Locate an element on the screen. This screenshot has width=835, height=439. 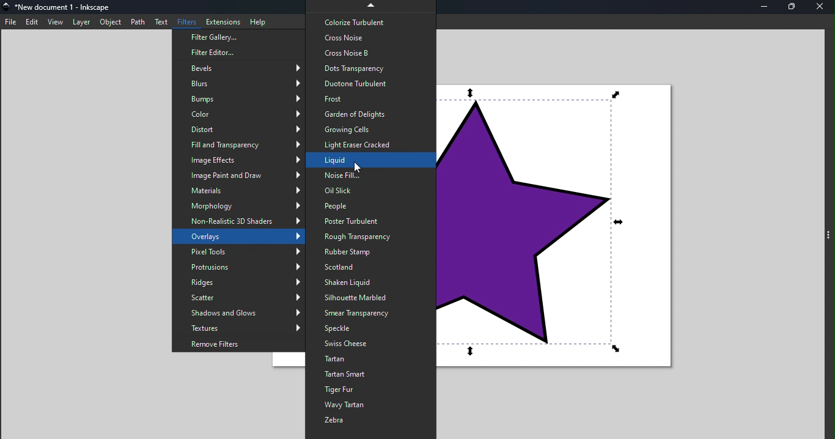
Color is located at coordinates (236, 115).